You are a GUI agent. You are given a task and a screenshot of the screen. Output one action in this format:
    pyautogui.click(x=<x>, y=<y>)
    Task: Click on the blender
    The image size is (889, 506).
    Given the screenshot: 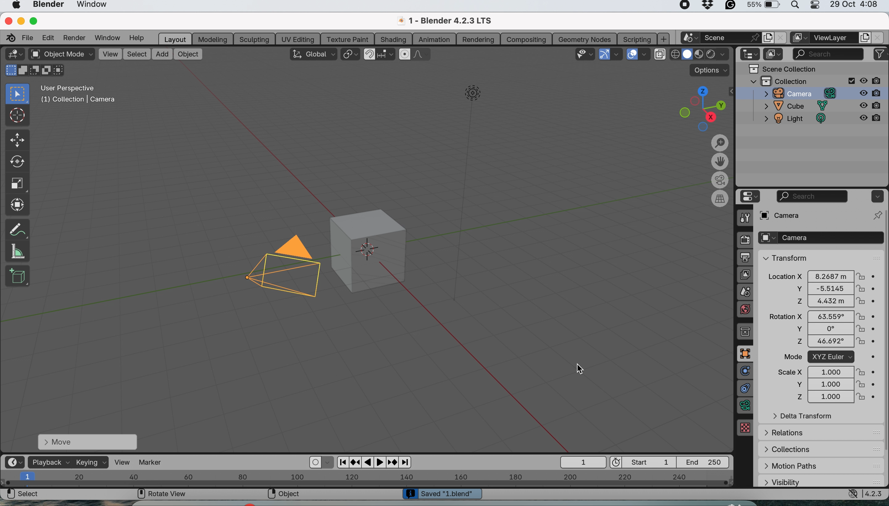 What is the action you would take?
    pyautogui.click(x=47, y=6)
    